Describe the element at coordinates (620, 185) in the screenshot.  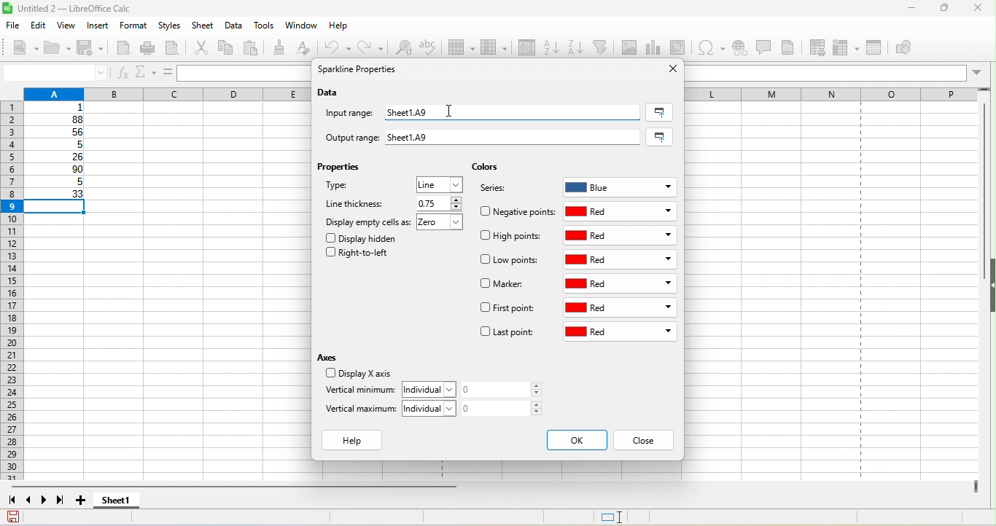
I see `blue` at that location.